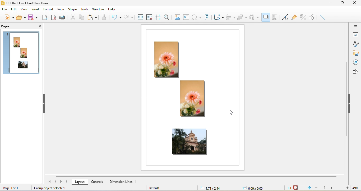 The height and width of the screenshot is (191, 361). What do you see at coordinates (168, 17) in the screenshot?
I see `zoom and pan` at bounding box center [168, 17].